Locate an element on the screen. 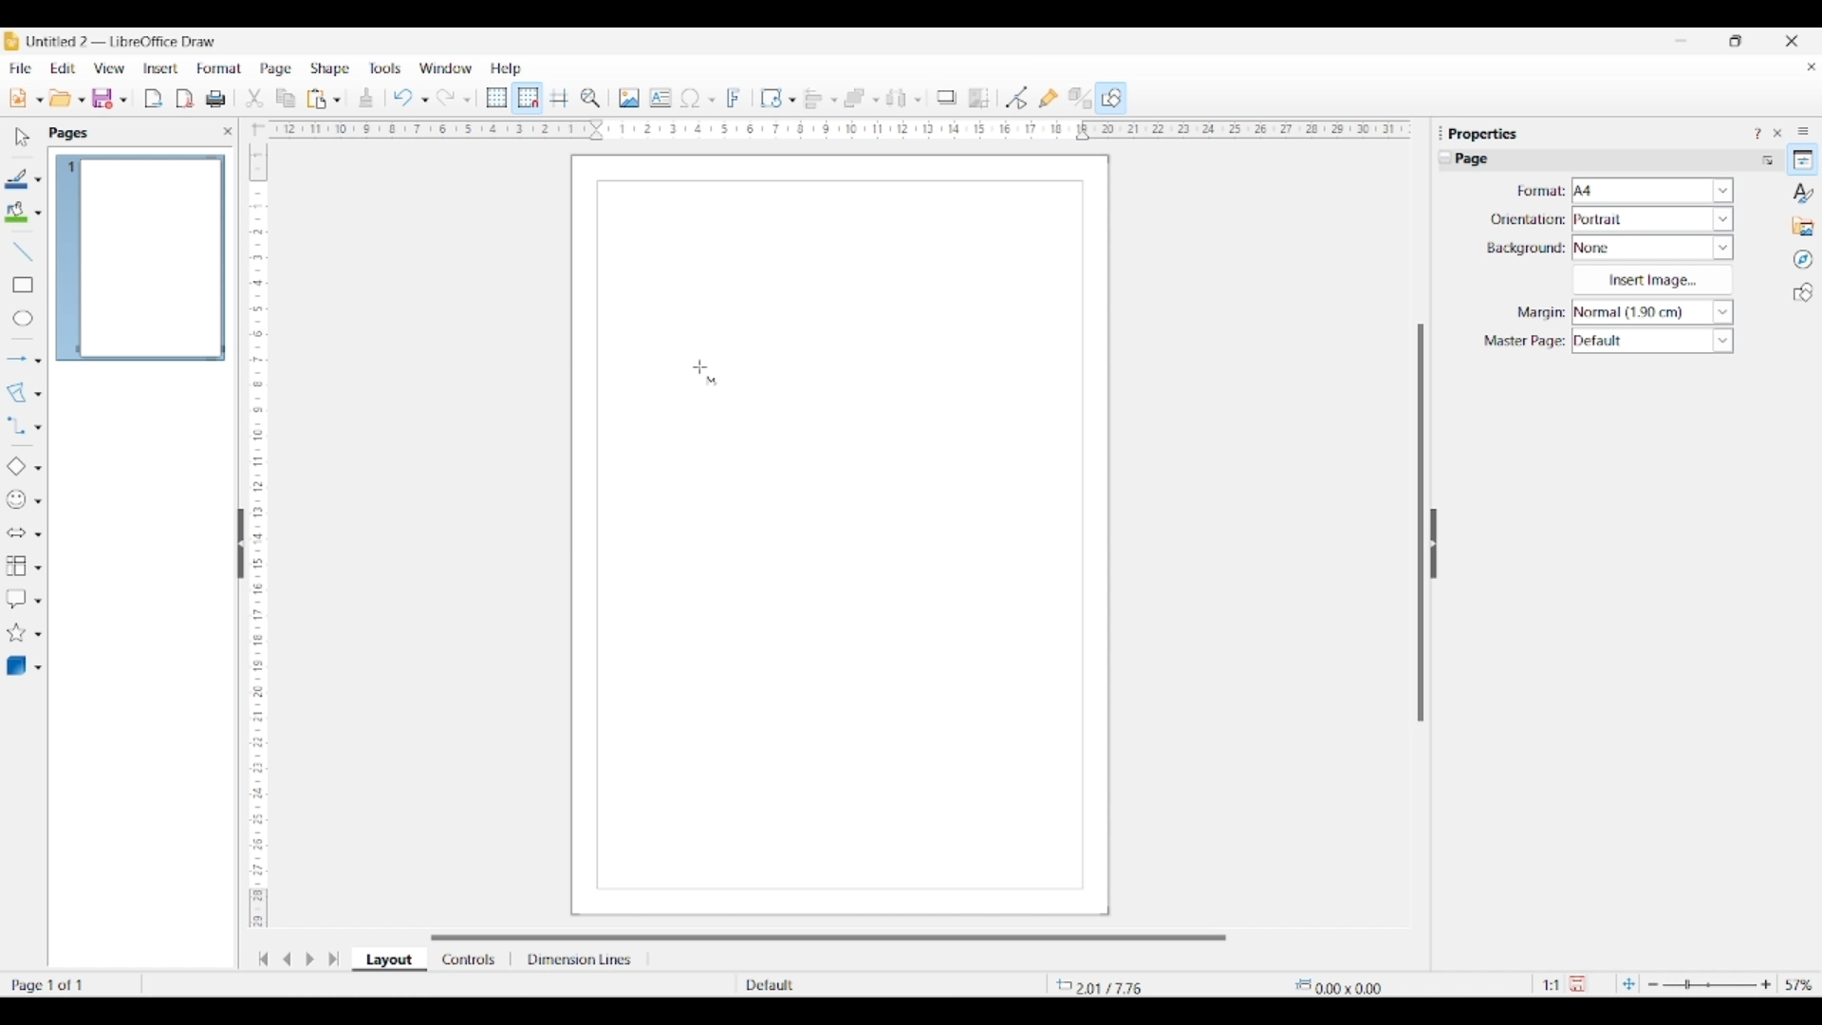 This screenshot has width=1822, height=1025. Selected symbol is located at coordinates (17, 500).